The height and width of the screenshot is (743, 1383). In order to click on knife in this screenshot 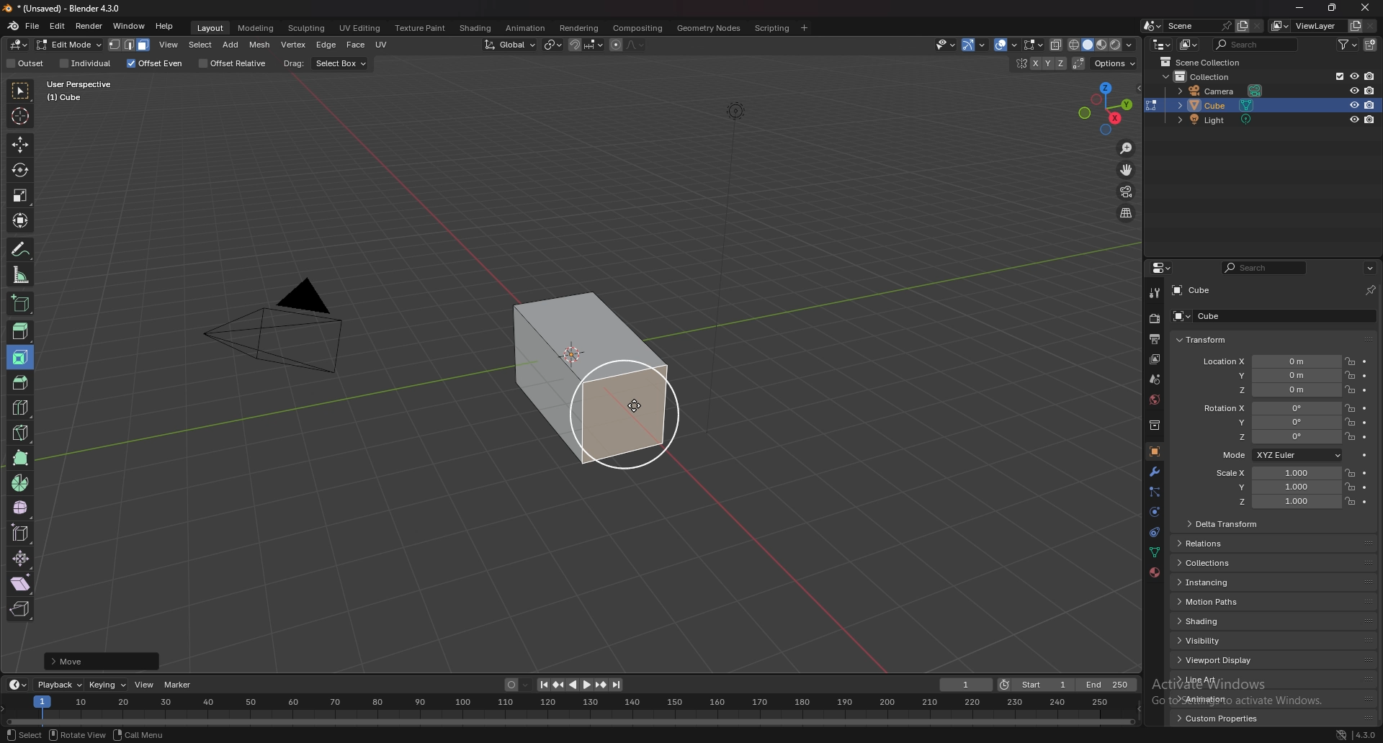, I will do `click(22, 432)`.